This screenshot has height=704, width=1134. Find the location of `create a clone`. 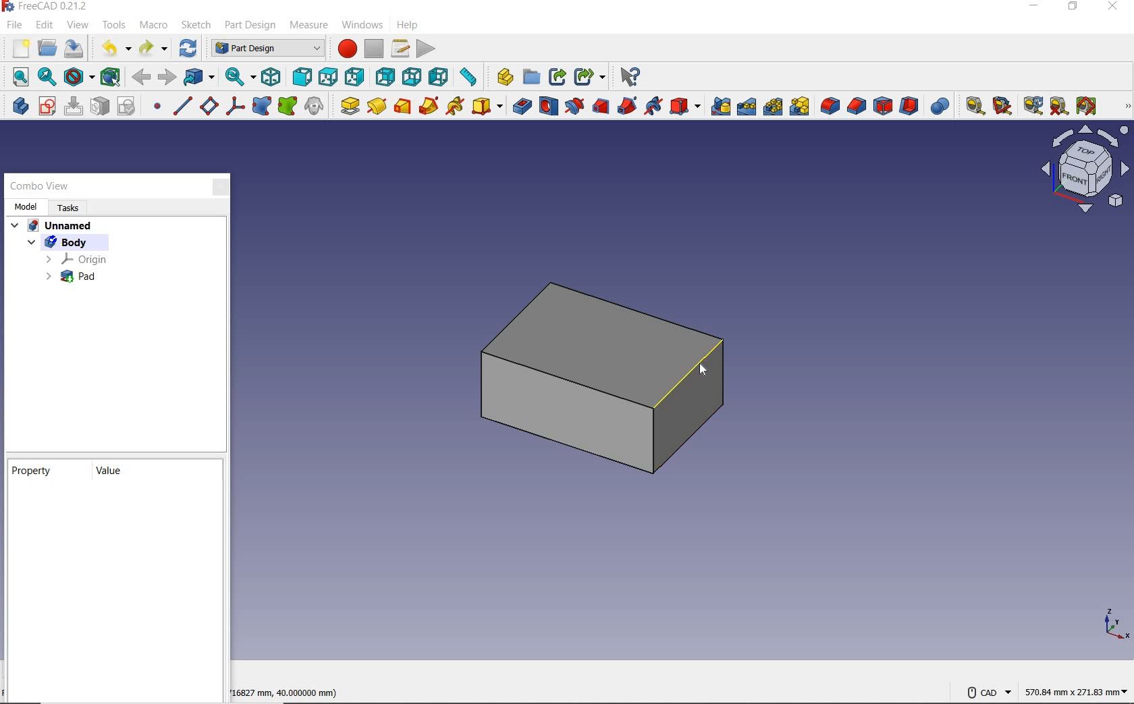

create a clone is located at coordinates (317, 106).